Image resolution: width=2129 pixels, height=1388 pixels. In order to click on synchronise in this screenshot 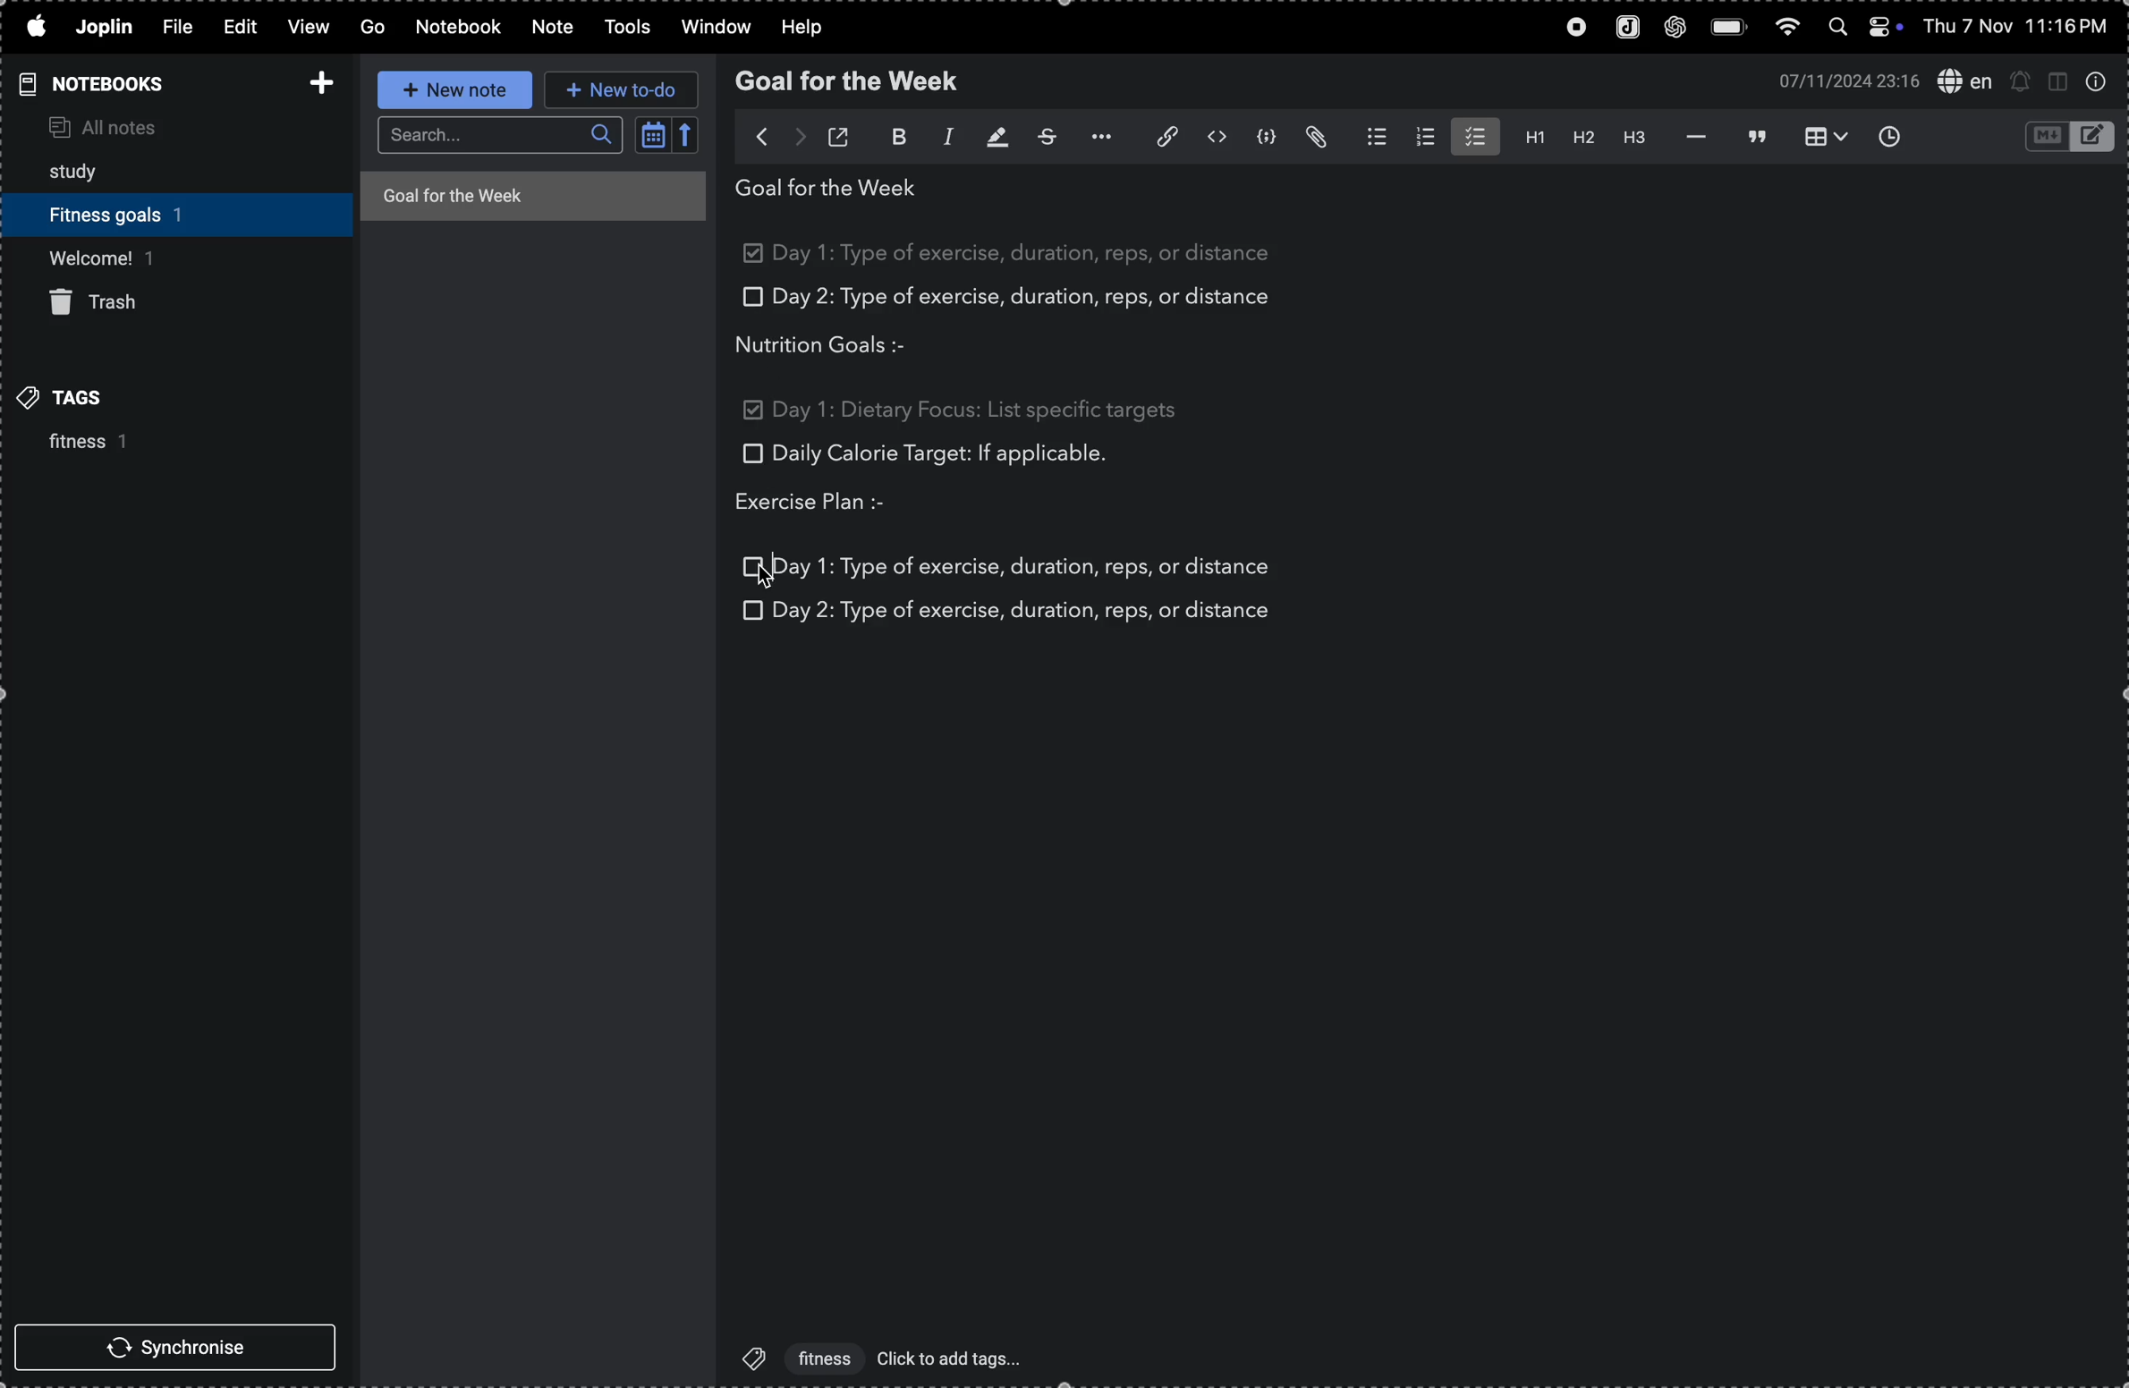, I will do `click(172, 1346)`.